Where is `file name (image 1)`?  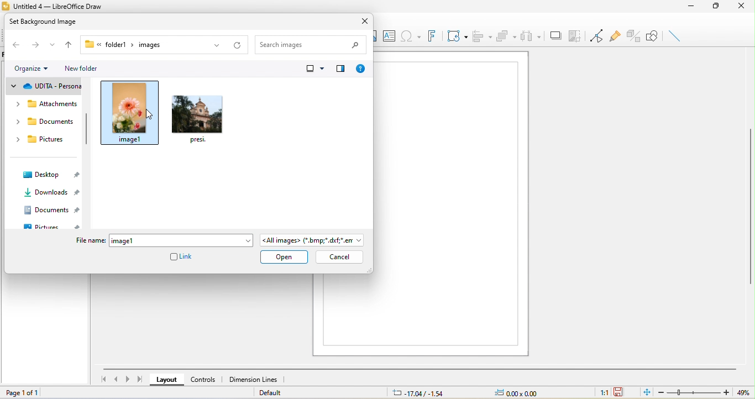 file name (image 1) is located at coordinates (165, 243).